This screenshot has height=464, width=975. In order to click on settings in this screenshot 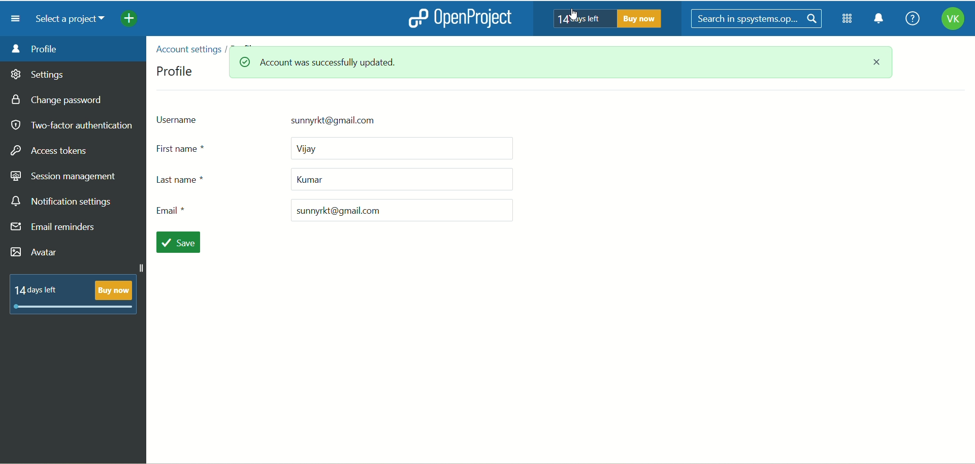, I will do `click(38, 76)`.